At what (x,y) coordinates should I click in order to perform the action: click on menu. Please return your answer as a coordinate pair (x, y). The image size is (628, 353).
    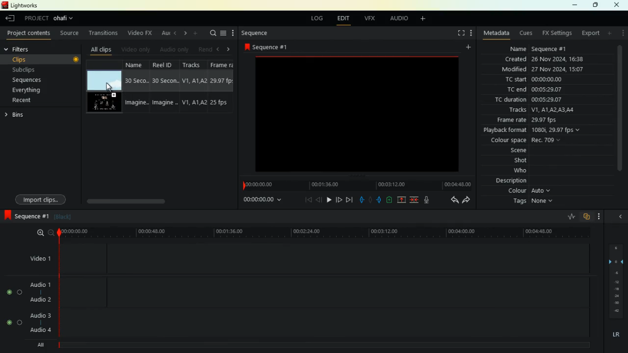
    Looking at the image, I should click on (602, 216).